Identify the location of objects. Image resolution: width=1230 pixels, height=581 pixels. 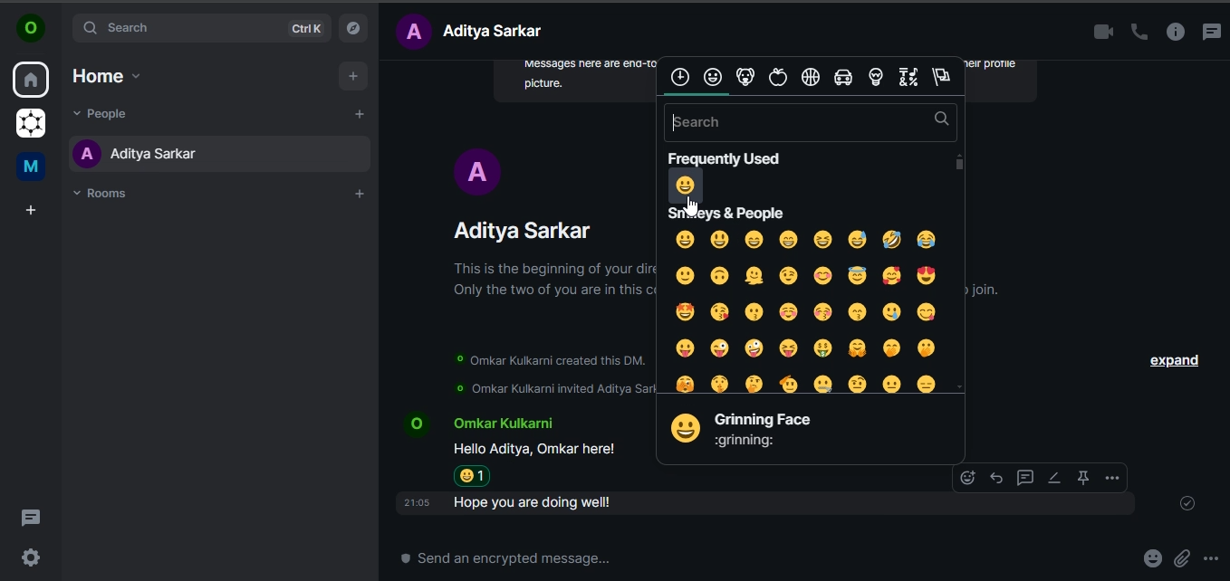
(879, 78).